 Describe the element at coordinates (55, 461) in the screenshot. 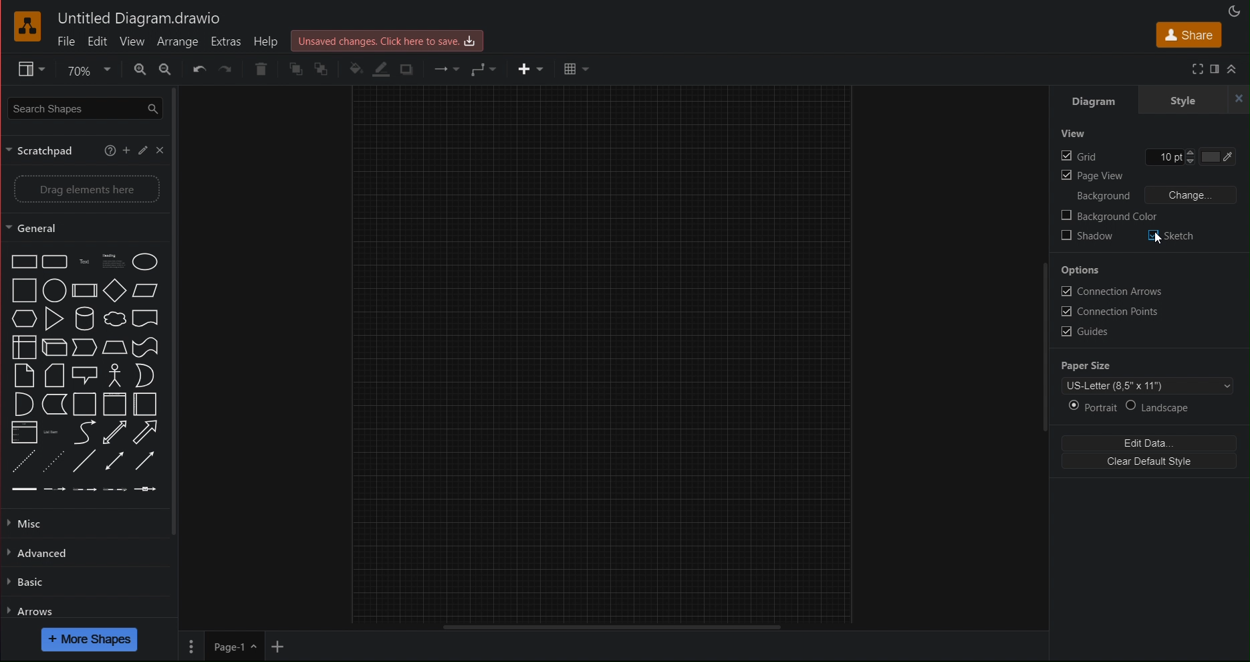

I see `dotted line` at that location.